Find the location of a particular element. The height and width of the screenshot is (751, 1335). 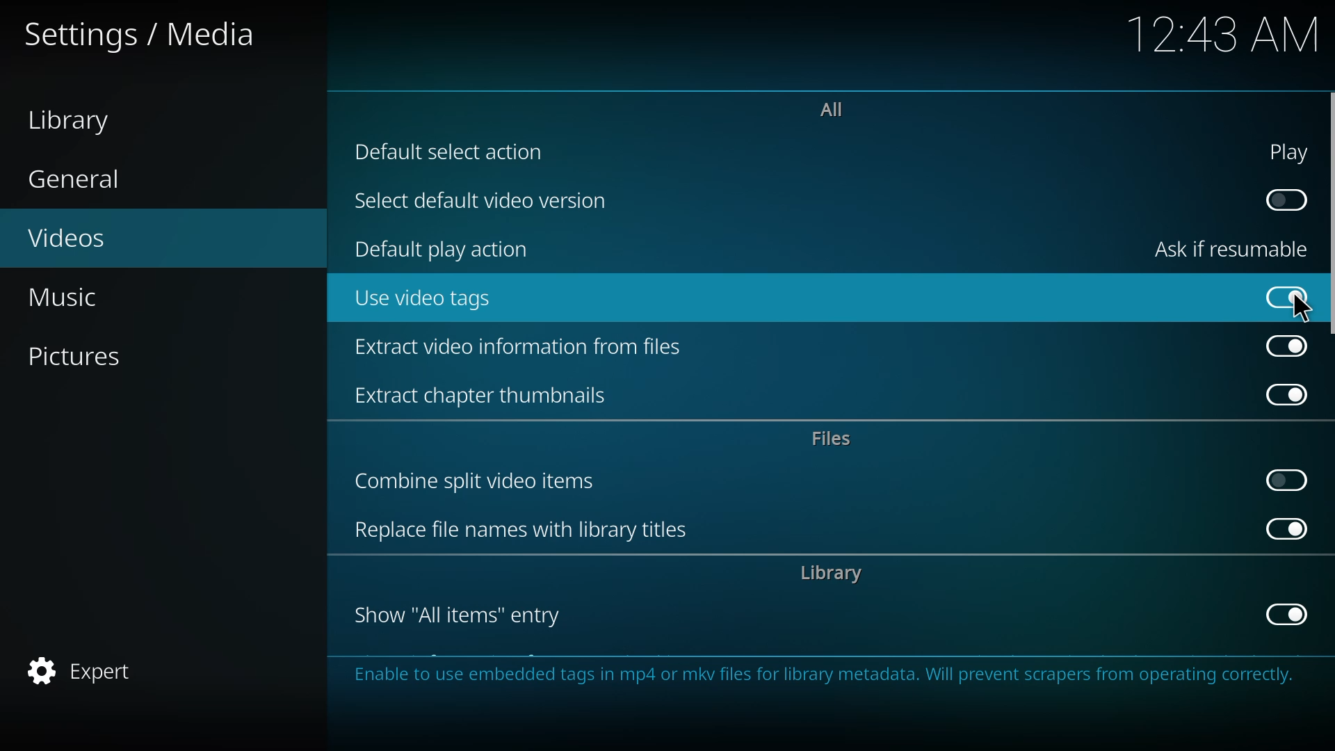

show all items entry is located at coordinates (464, 615).